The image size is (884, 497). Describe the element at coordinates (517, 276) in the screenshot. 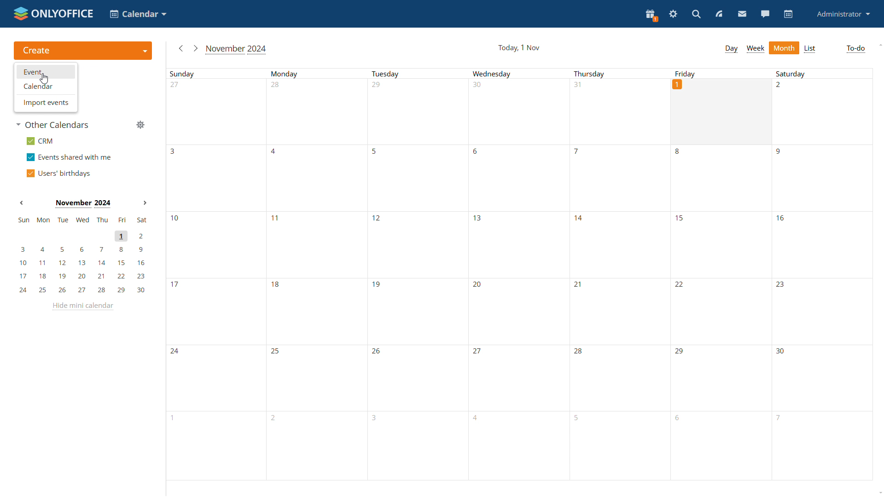

I see `Wednesday` at that location.